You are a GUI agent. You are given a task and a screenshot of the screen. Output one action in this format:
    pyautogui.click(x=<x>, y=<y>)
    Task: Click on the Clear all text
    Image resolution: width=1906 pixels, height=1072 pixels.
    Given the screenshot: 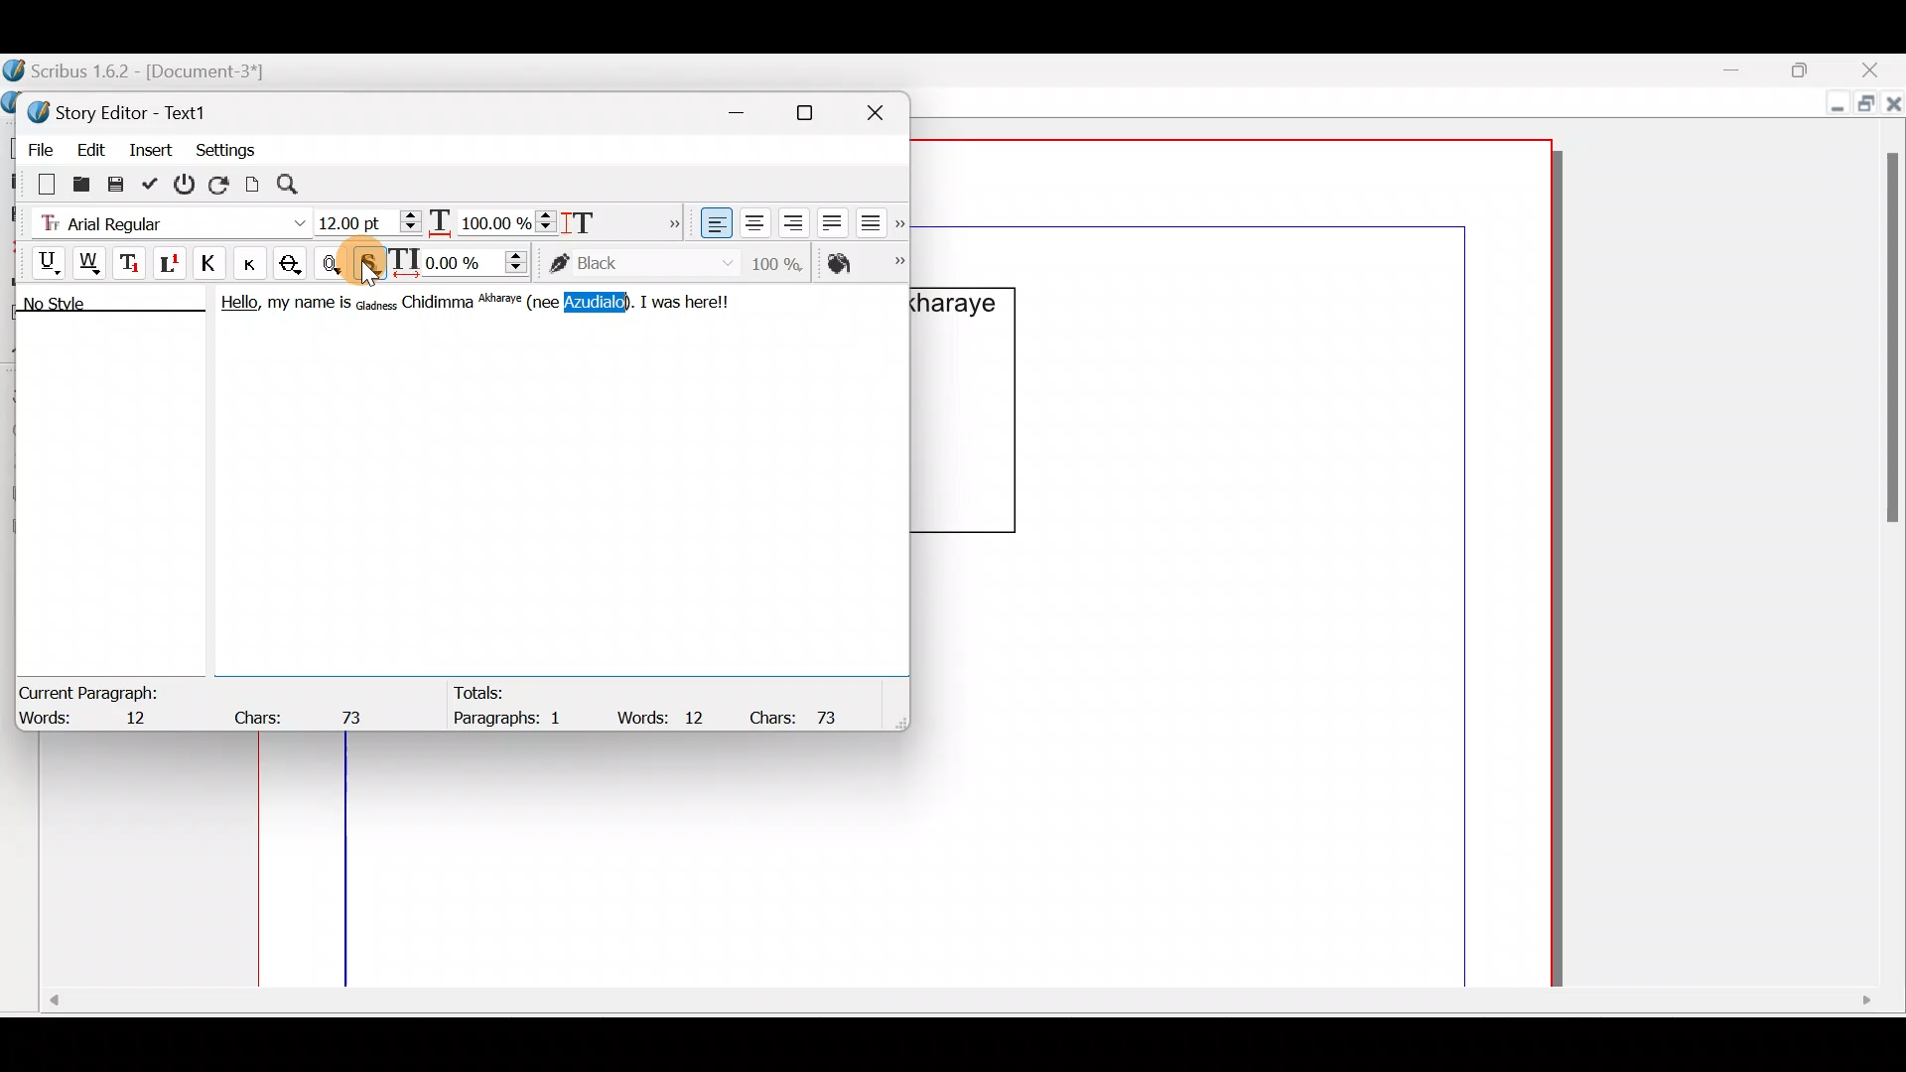 What is the action you would take?
    pyautogui.click(x=37, y=183)
    